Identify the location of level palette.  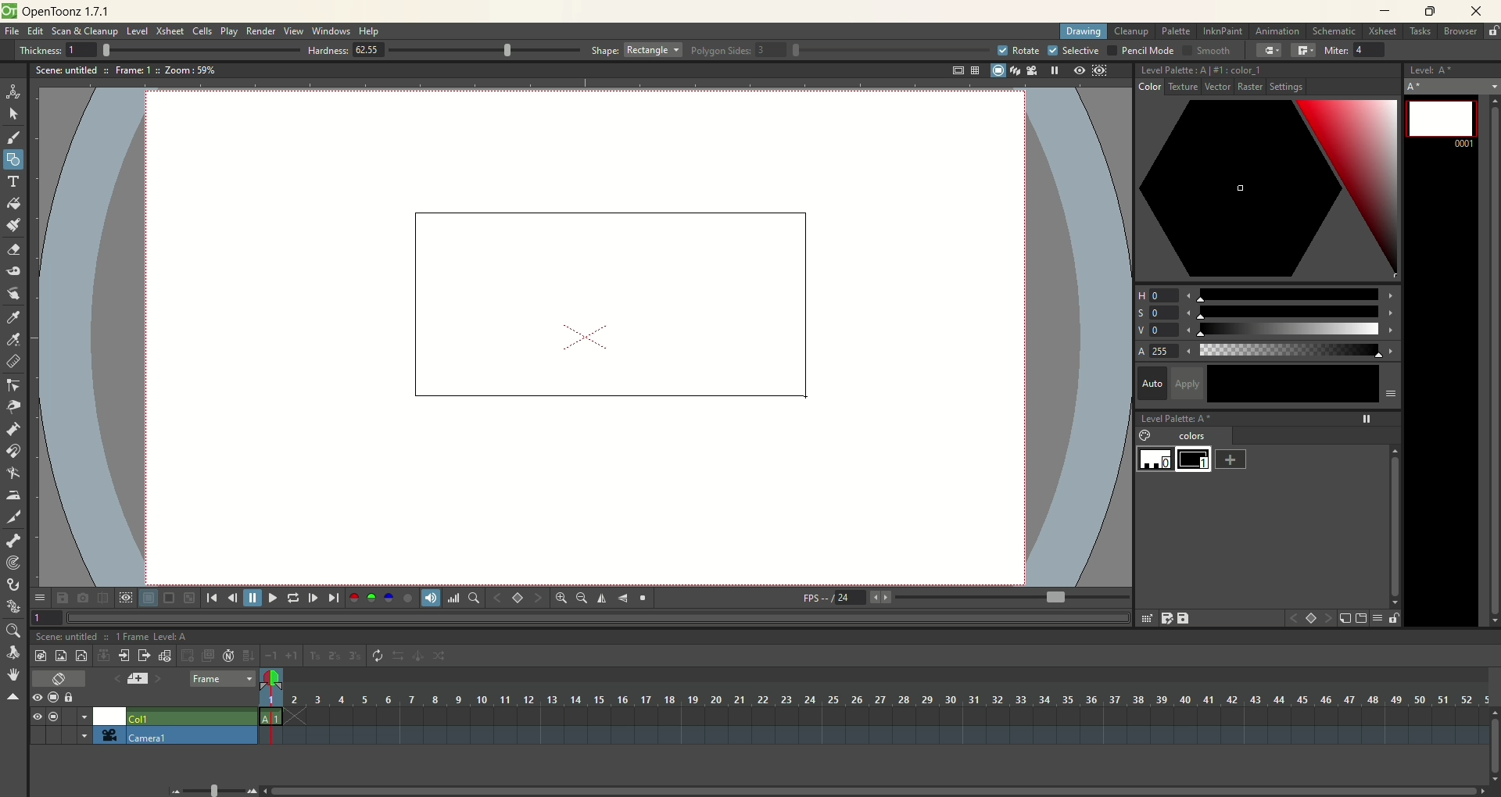
(1270, 416).